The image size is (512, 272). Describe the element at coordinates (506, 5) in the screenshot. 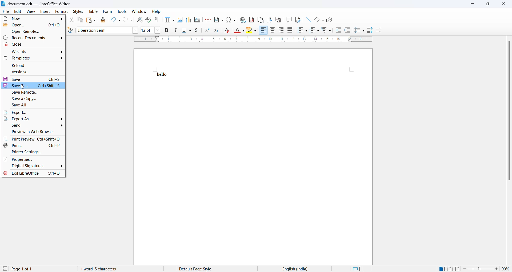

I see `close` at that location.